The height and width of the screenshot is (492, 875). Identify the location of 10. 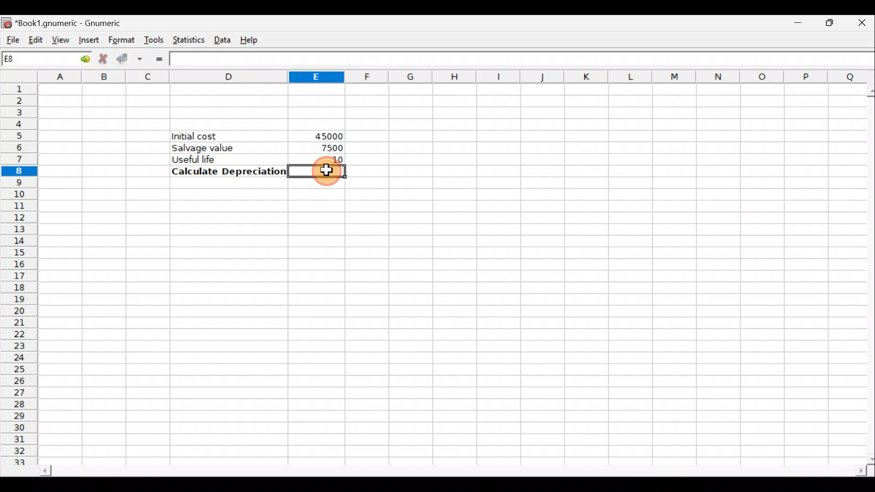
(335, 159).